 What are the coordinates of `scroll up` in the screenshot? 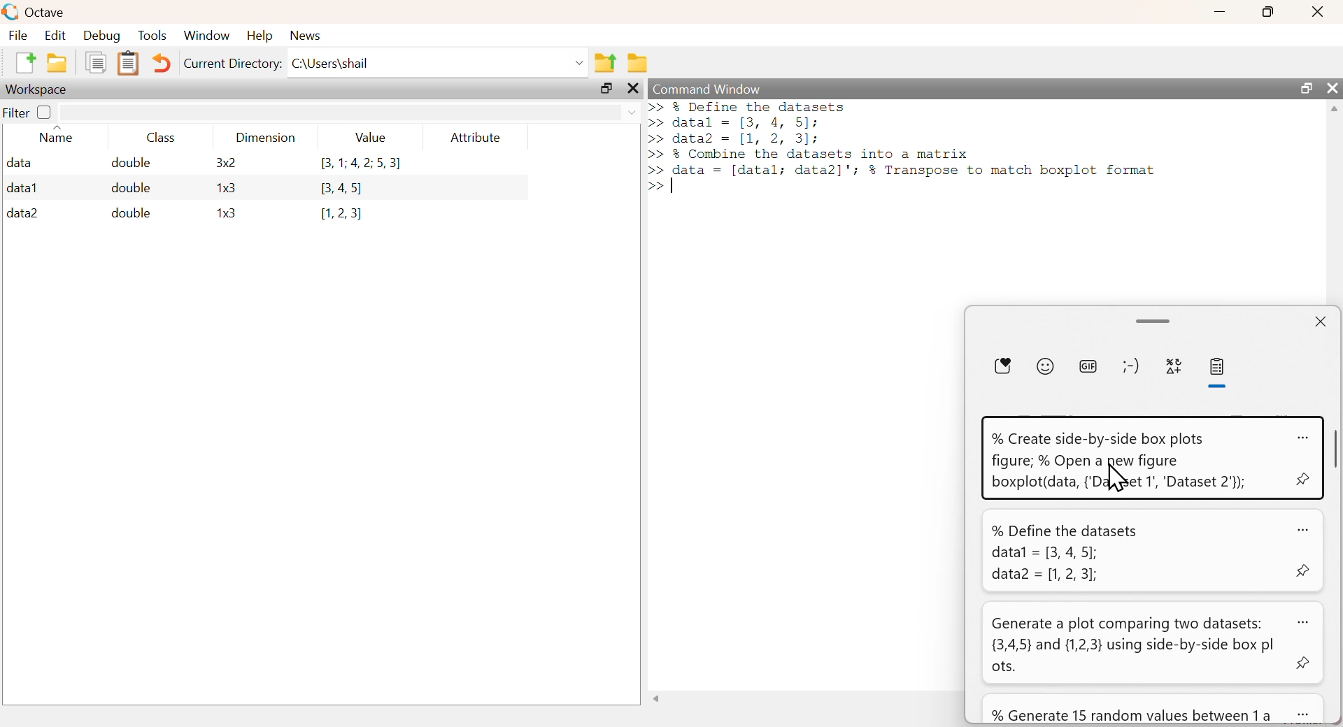 It's located at (1333, 111).